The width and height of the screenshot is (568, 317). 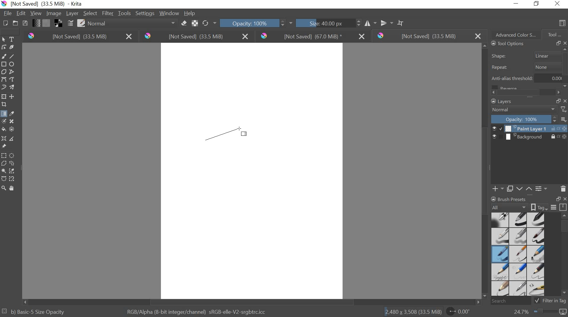 I want to click on PRESERVE ALPHA, so click(x=196, y=23).